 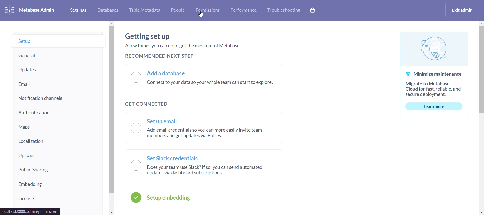 What do you see at coordinates (153, 36) in the screenshot?
I see `getting set up` at bounding box center [153, 36].